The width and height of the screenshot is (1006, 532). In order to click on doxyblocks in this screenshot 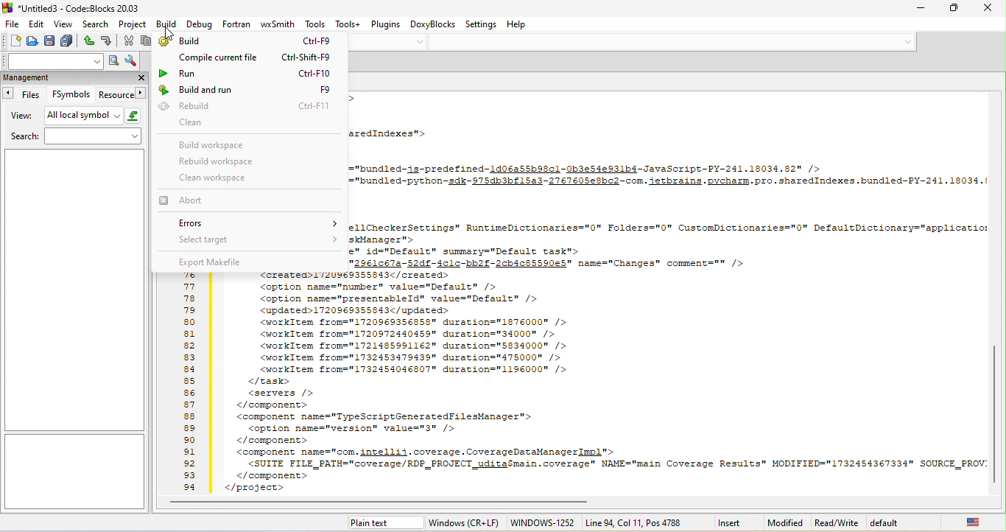, I will do `click(435, 24)`.